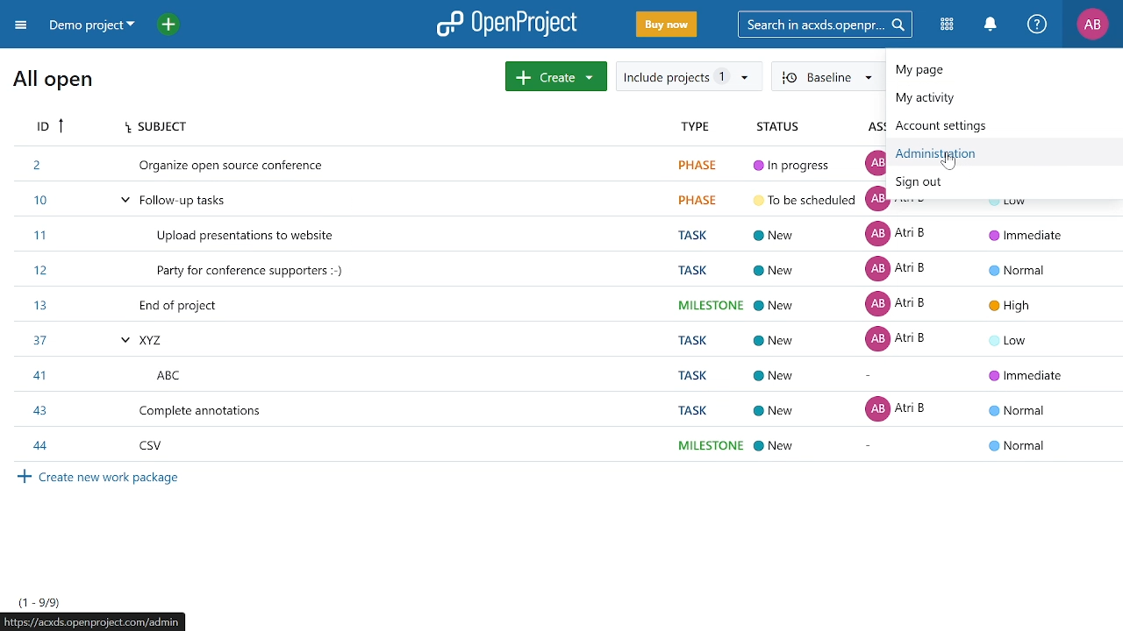 The width and height of the screenshot is (1123, 631). I want to click on task priority, so click(1020, 336).